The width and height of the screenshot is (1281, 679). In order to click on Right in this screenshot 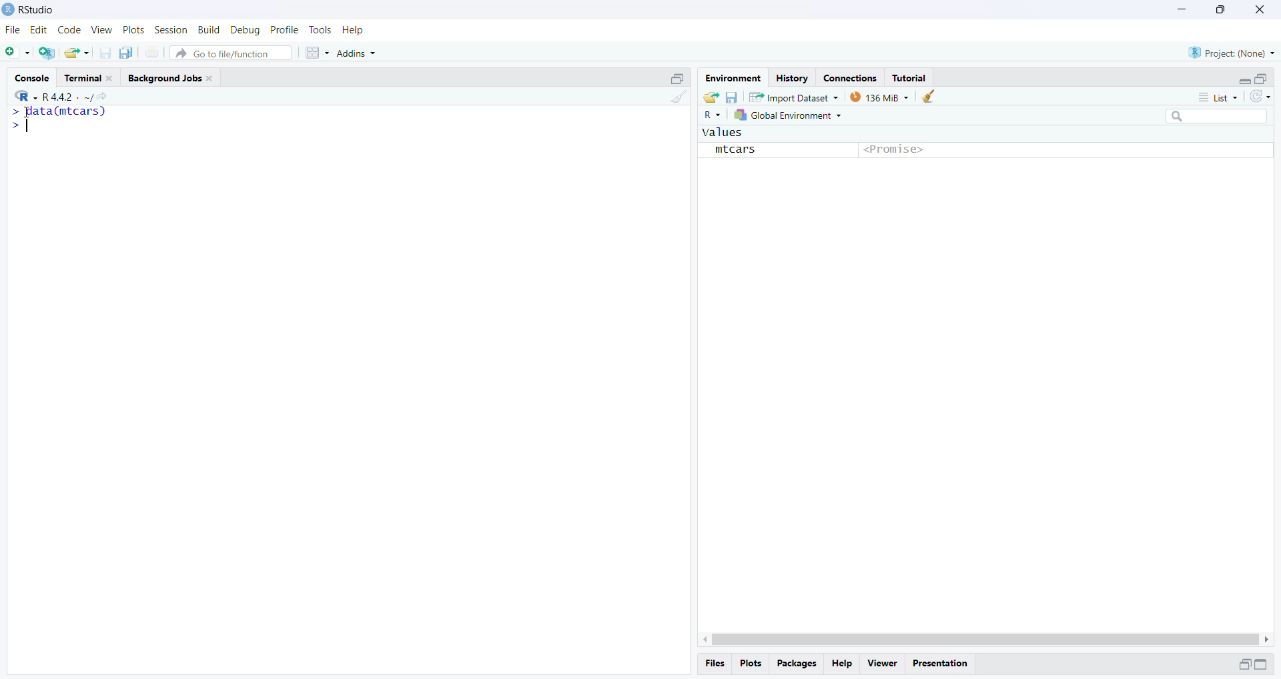, I will do `click(1268, 638)`.